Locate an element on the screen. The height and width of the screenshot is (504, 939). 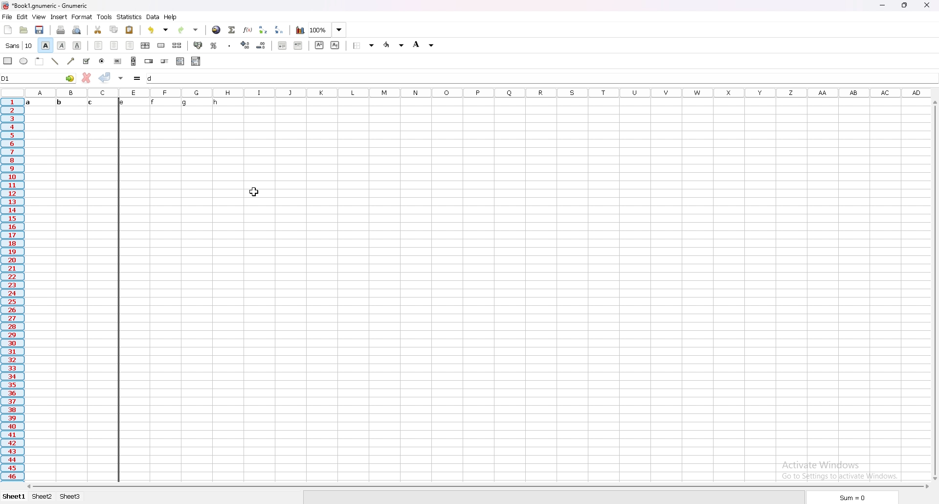
paste is located at coordinates (130, 30).